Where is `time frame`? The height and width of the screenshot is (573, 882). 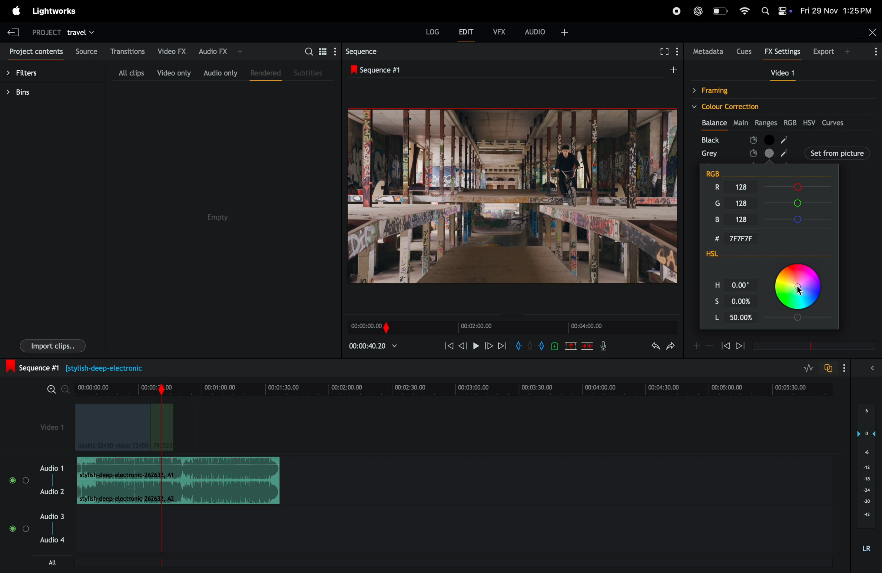
time frame is located at coordinates (457, 386).